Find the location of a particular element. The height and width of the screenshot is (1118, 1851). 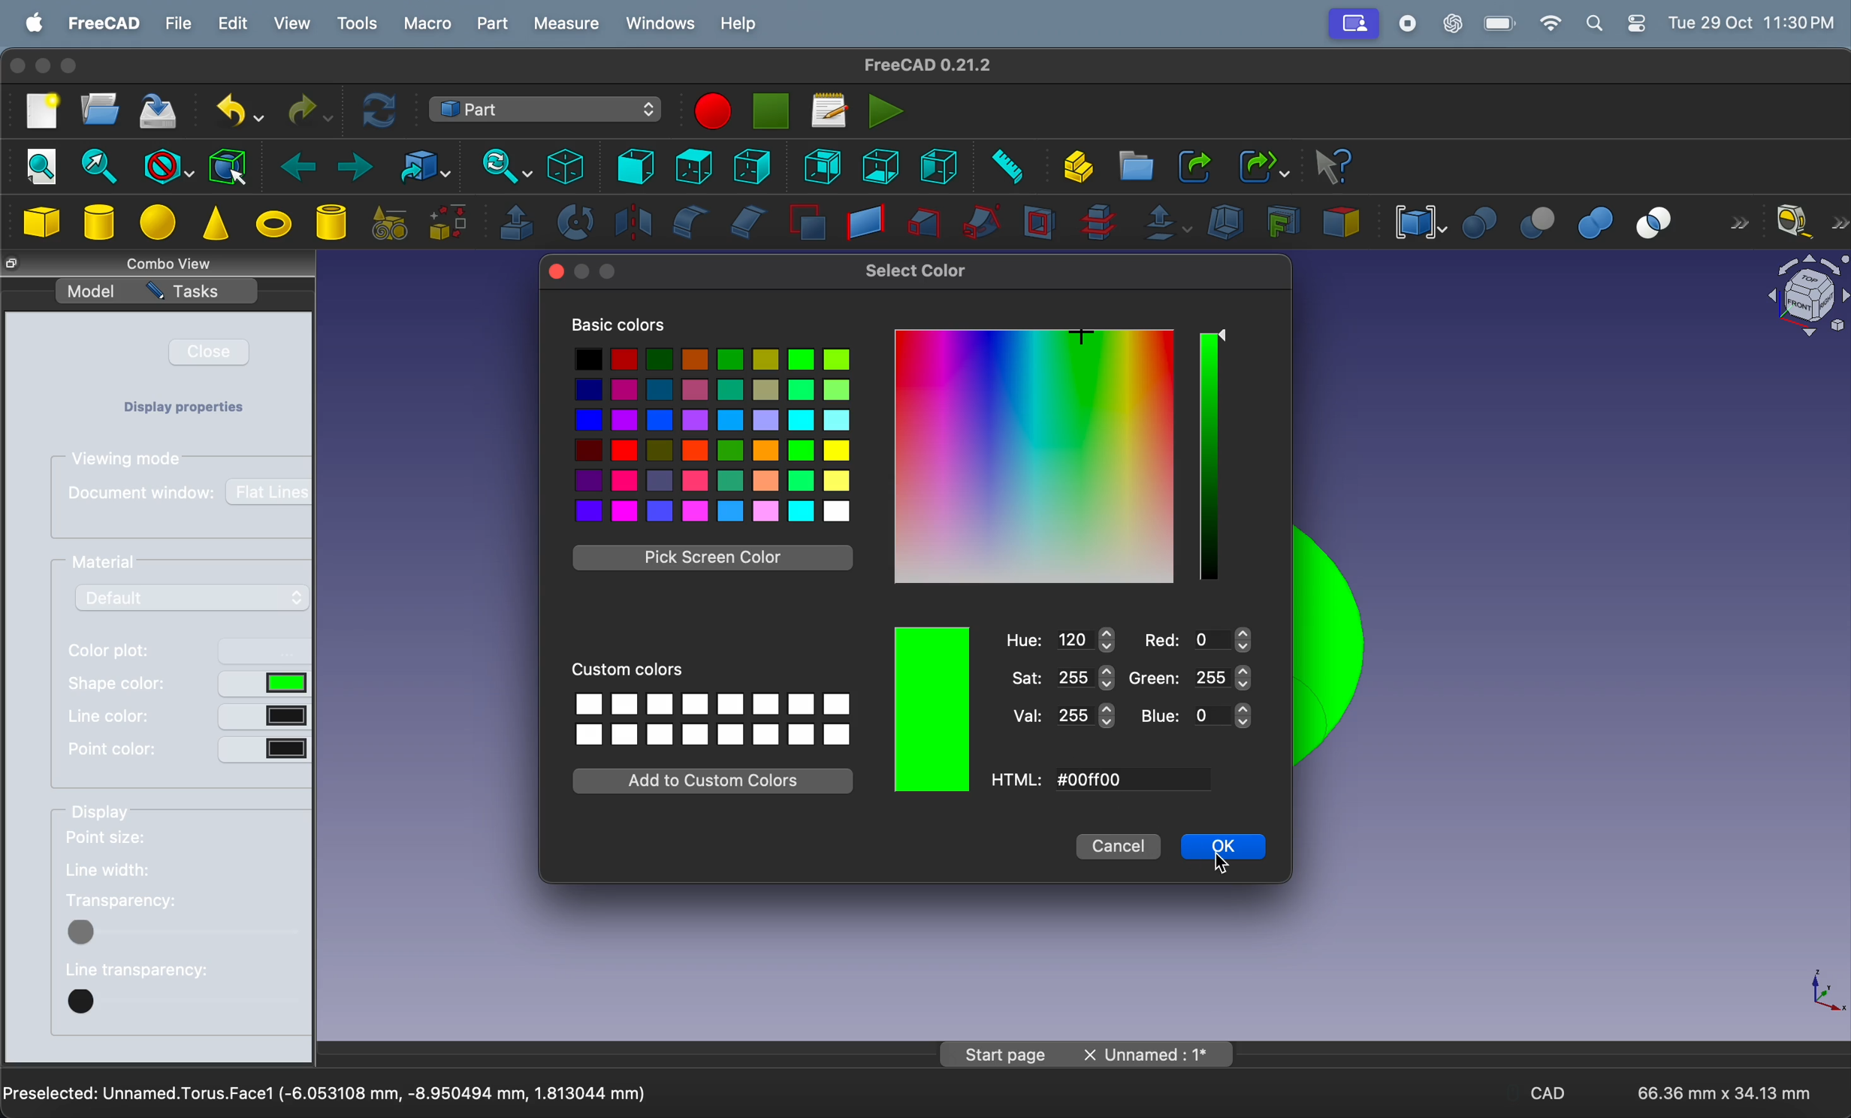

axis is located at coordinates (1825, 991).